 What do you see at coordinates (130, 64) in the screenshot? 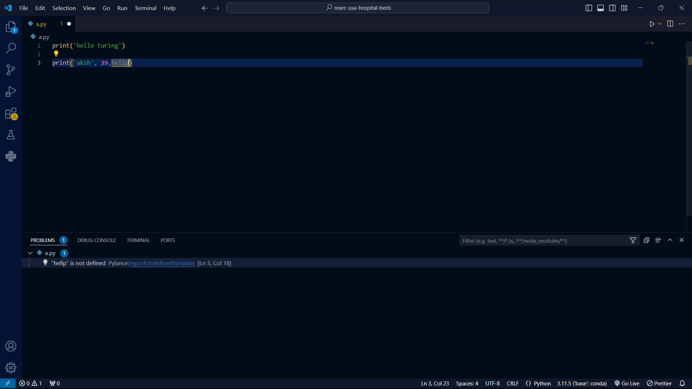
I see `cursor` at bounding box center [130, 64].